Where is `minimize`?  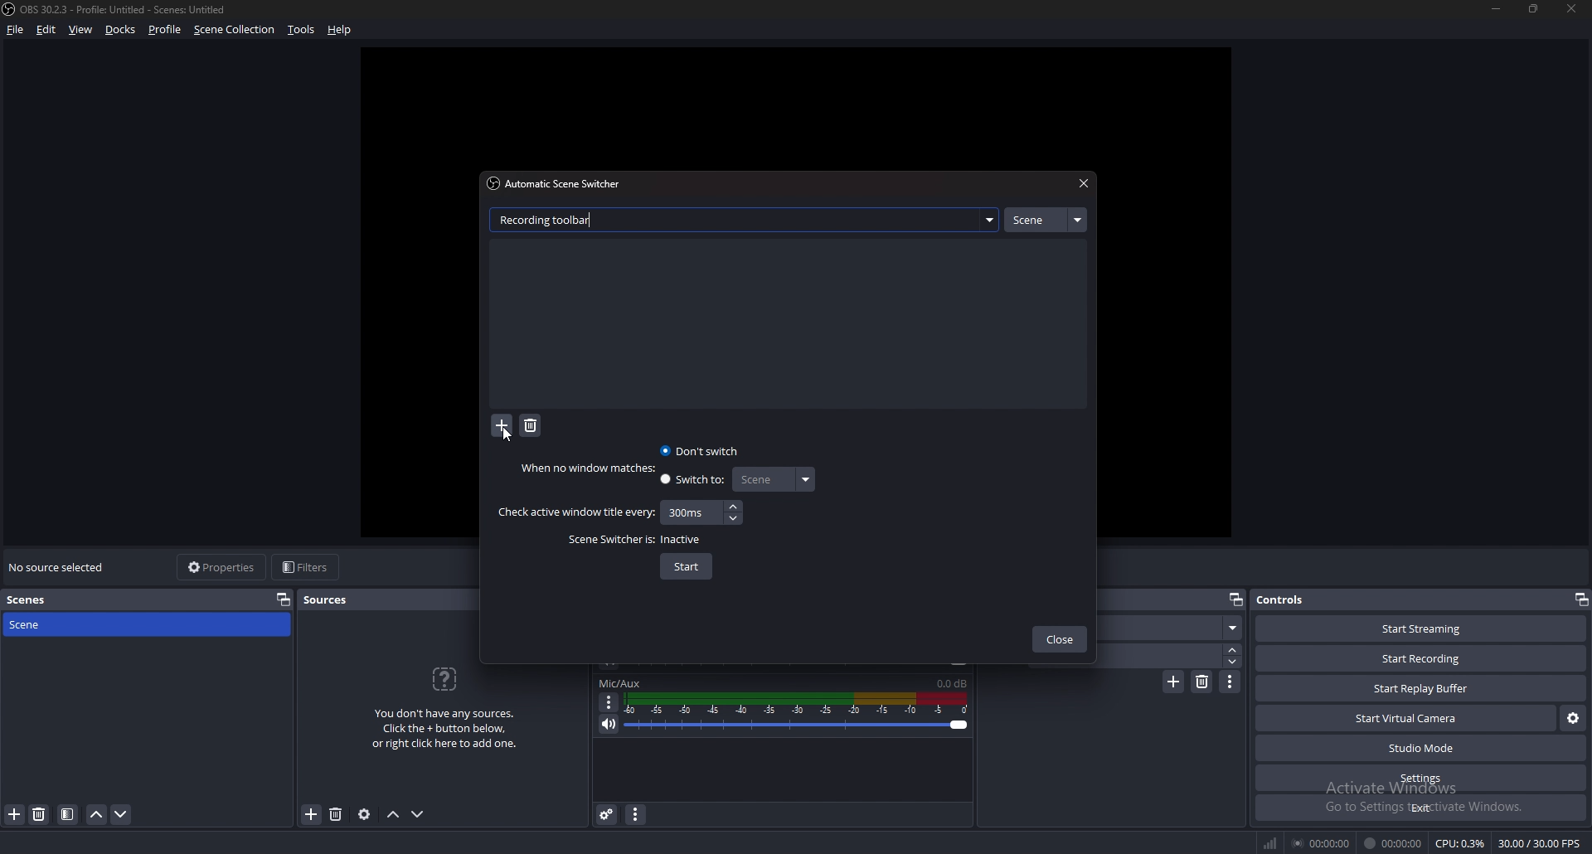
minimize is located at coordinates (1496, 8).